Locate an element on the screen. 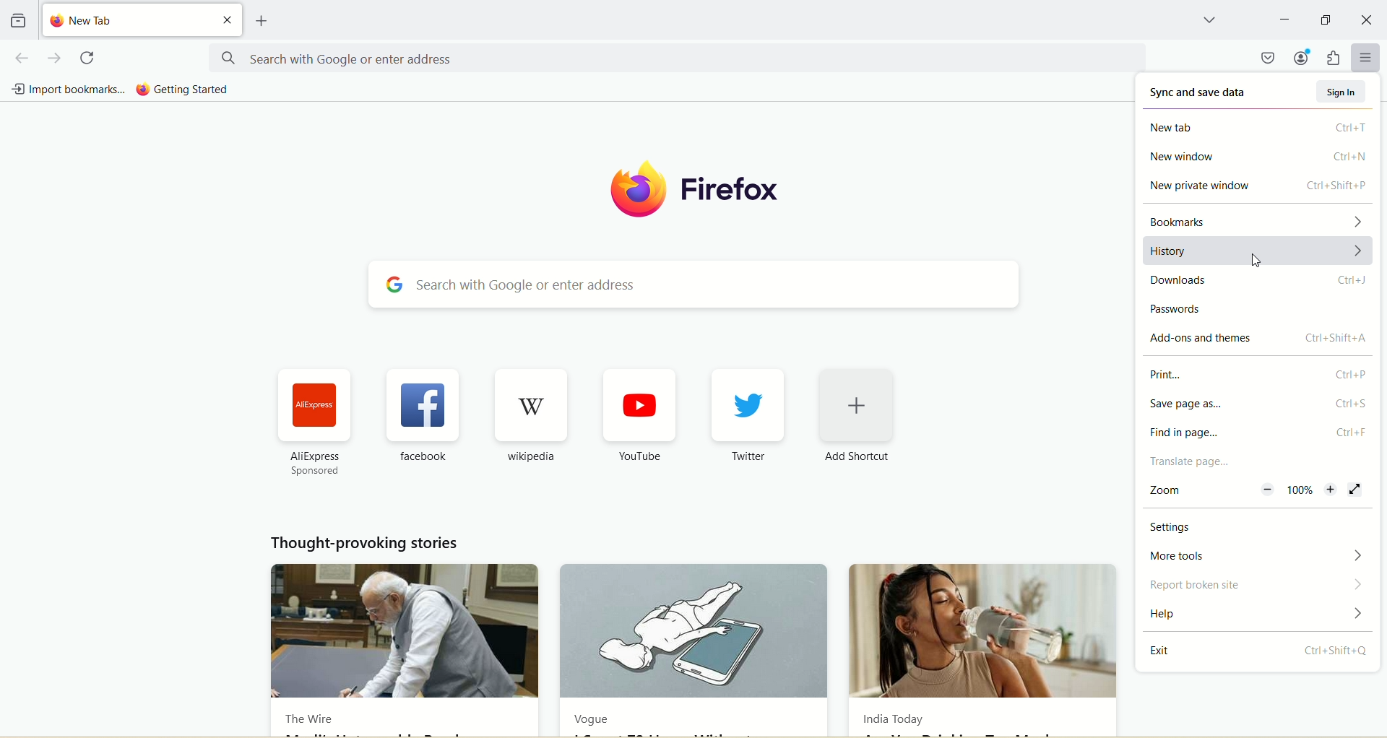 The height and width of the screenshot is (738, 1387). search with google or enter address is located at coordinates (692, 283).